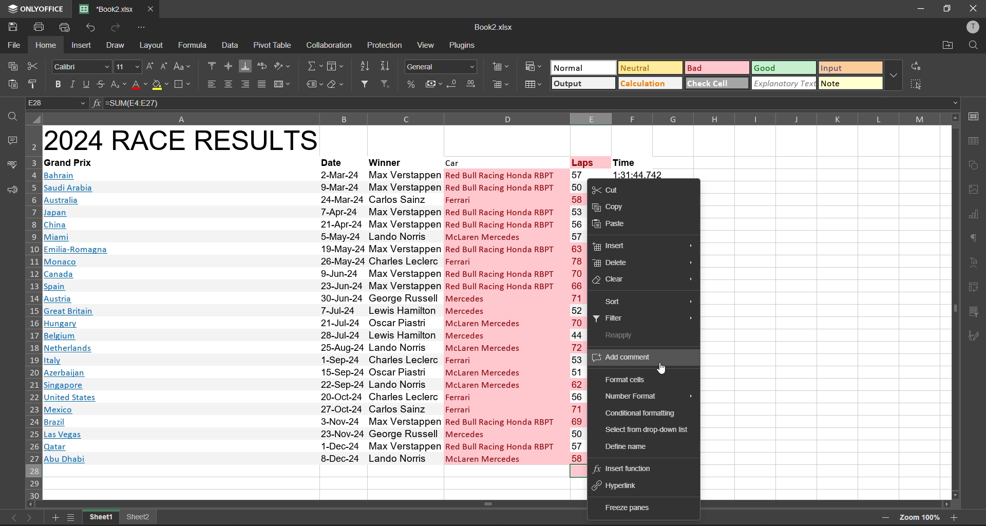 The width and height of the screenshot is (986, 526). What do you see at coordinates (341, 316) in the screenshot?
I see `date` at bounding box center [341, 316].